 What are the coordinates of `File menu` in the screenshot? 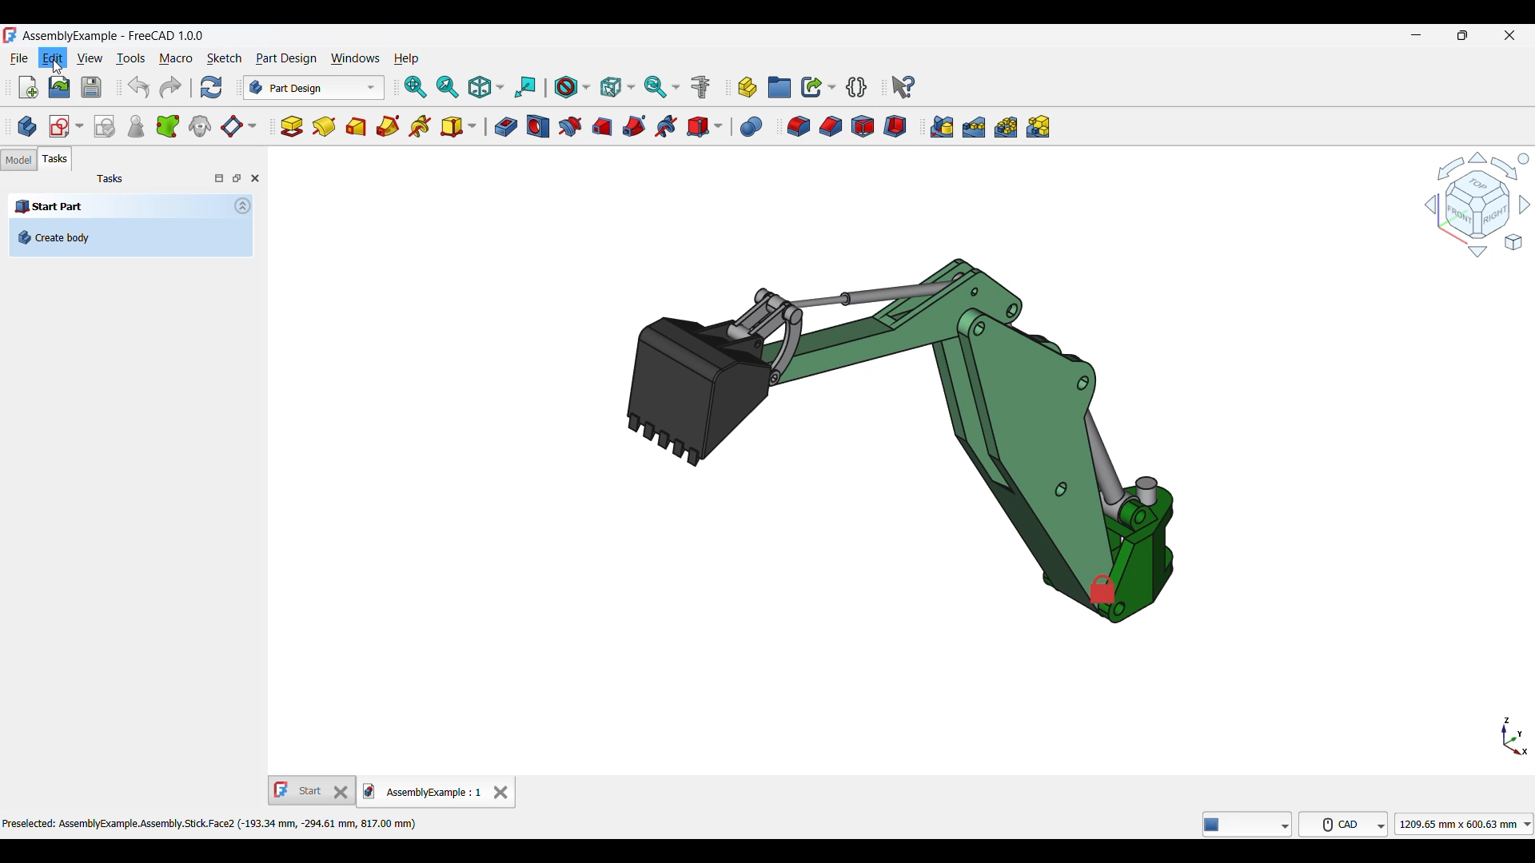 It's located at (21, 58).